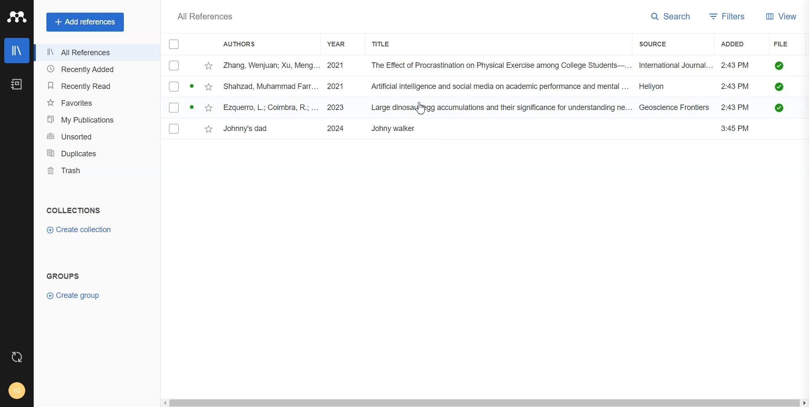 Image resolution: width=809 pixels, height=407 pixels. What do you see at coordinates (208, 129) in the screenshot?
I see `Toggle favorites` at bounding box center [208, 129].